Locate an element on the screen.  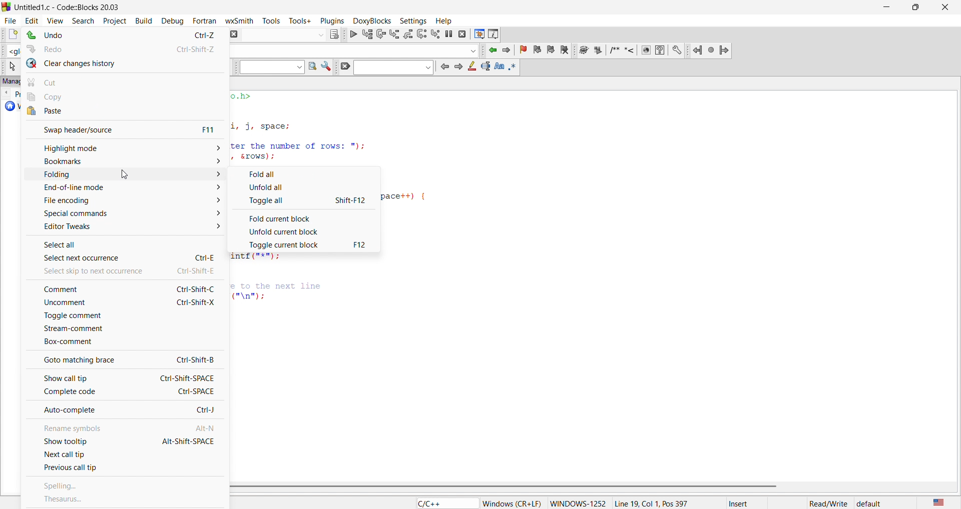
search box is located at coordinates (269, 67).